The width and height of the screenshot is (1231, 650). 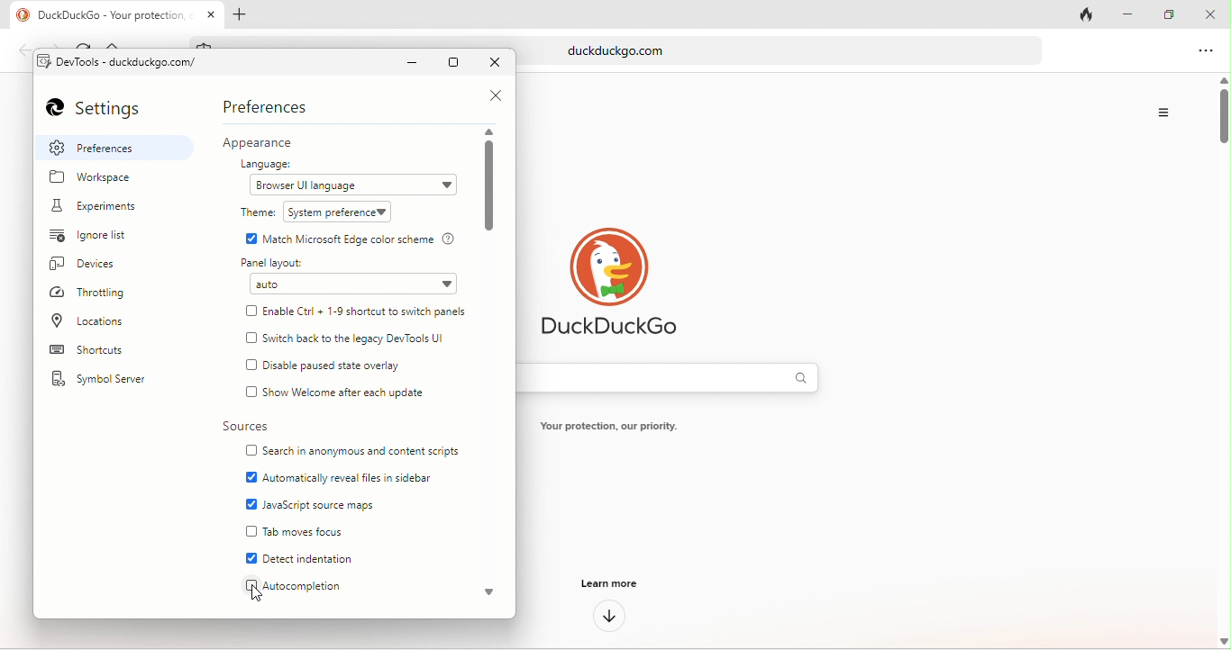 What do you see at coordinates (308, 531) in the screenshot?
I see `tab moves focus` at bounding box center [308, 531].